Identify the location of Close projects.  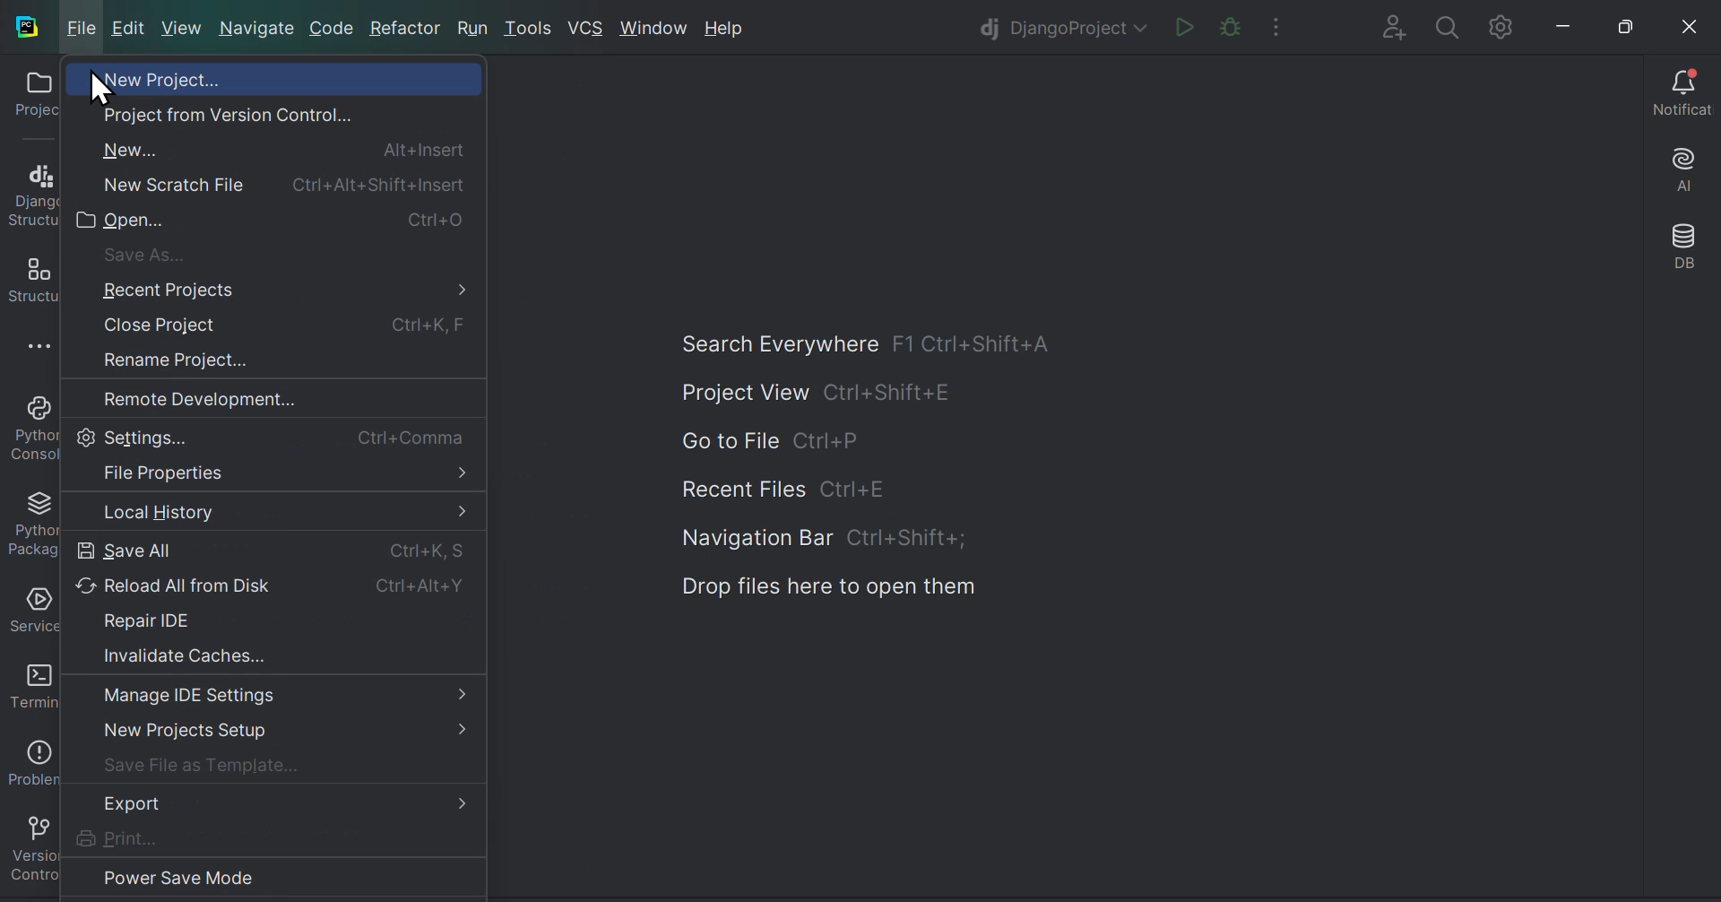
(281, 325).